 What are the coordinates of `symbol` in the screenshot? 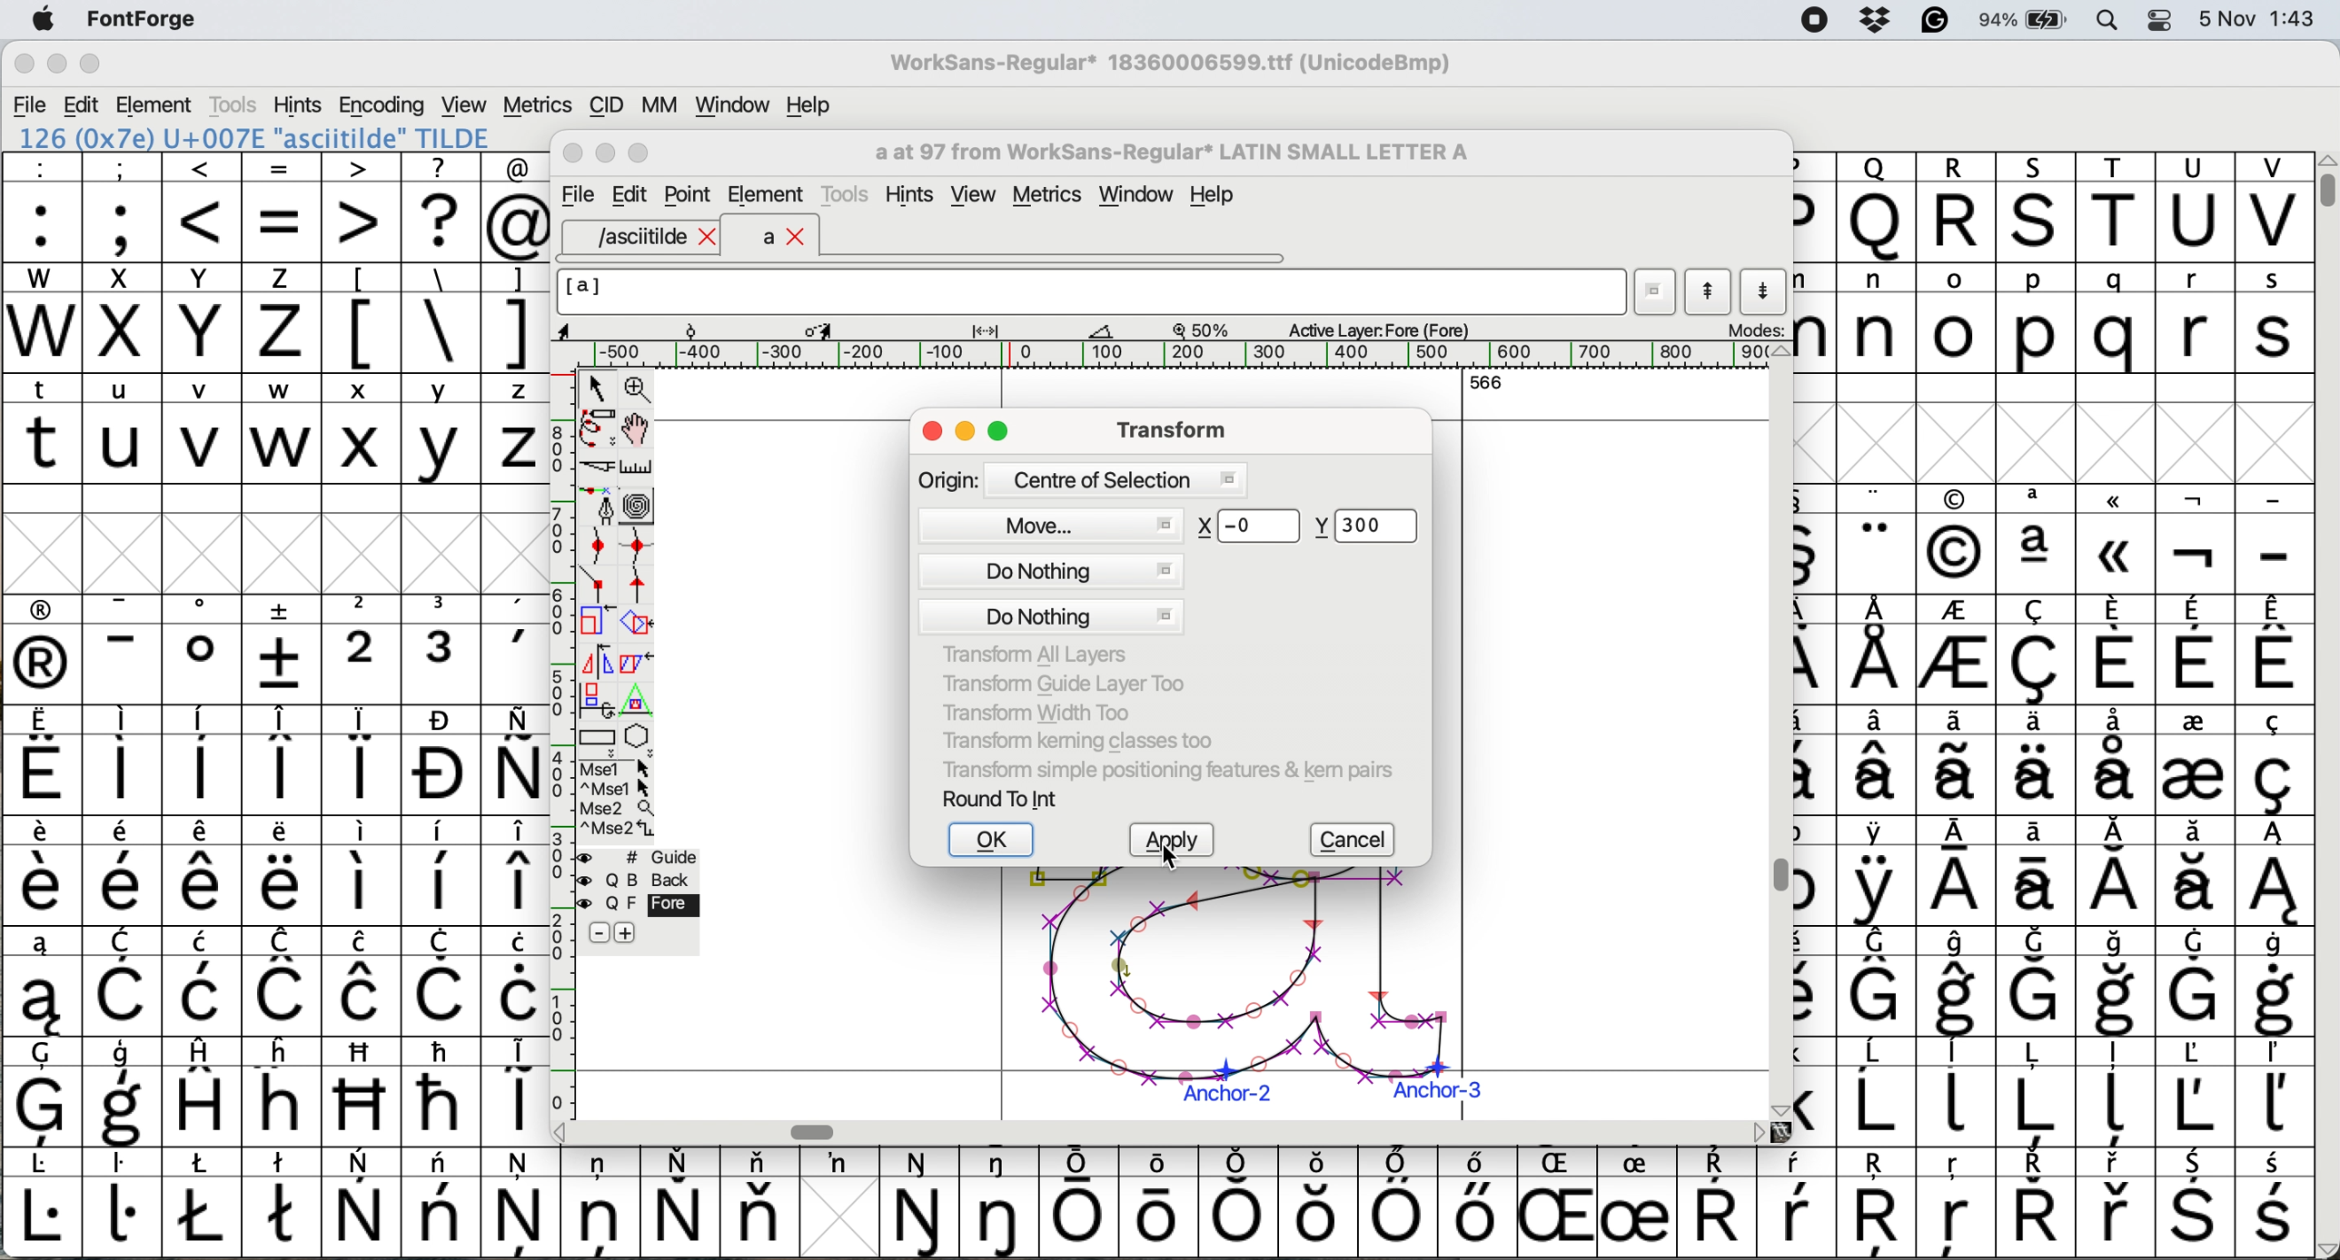 It's located at (1878, 540).